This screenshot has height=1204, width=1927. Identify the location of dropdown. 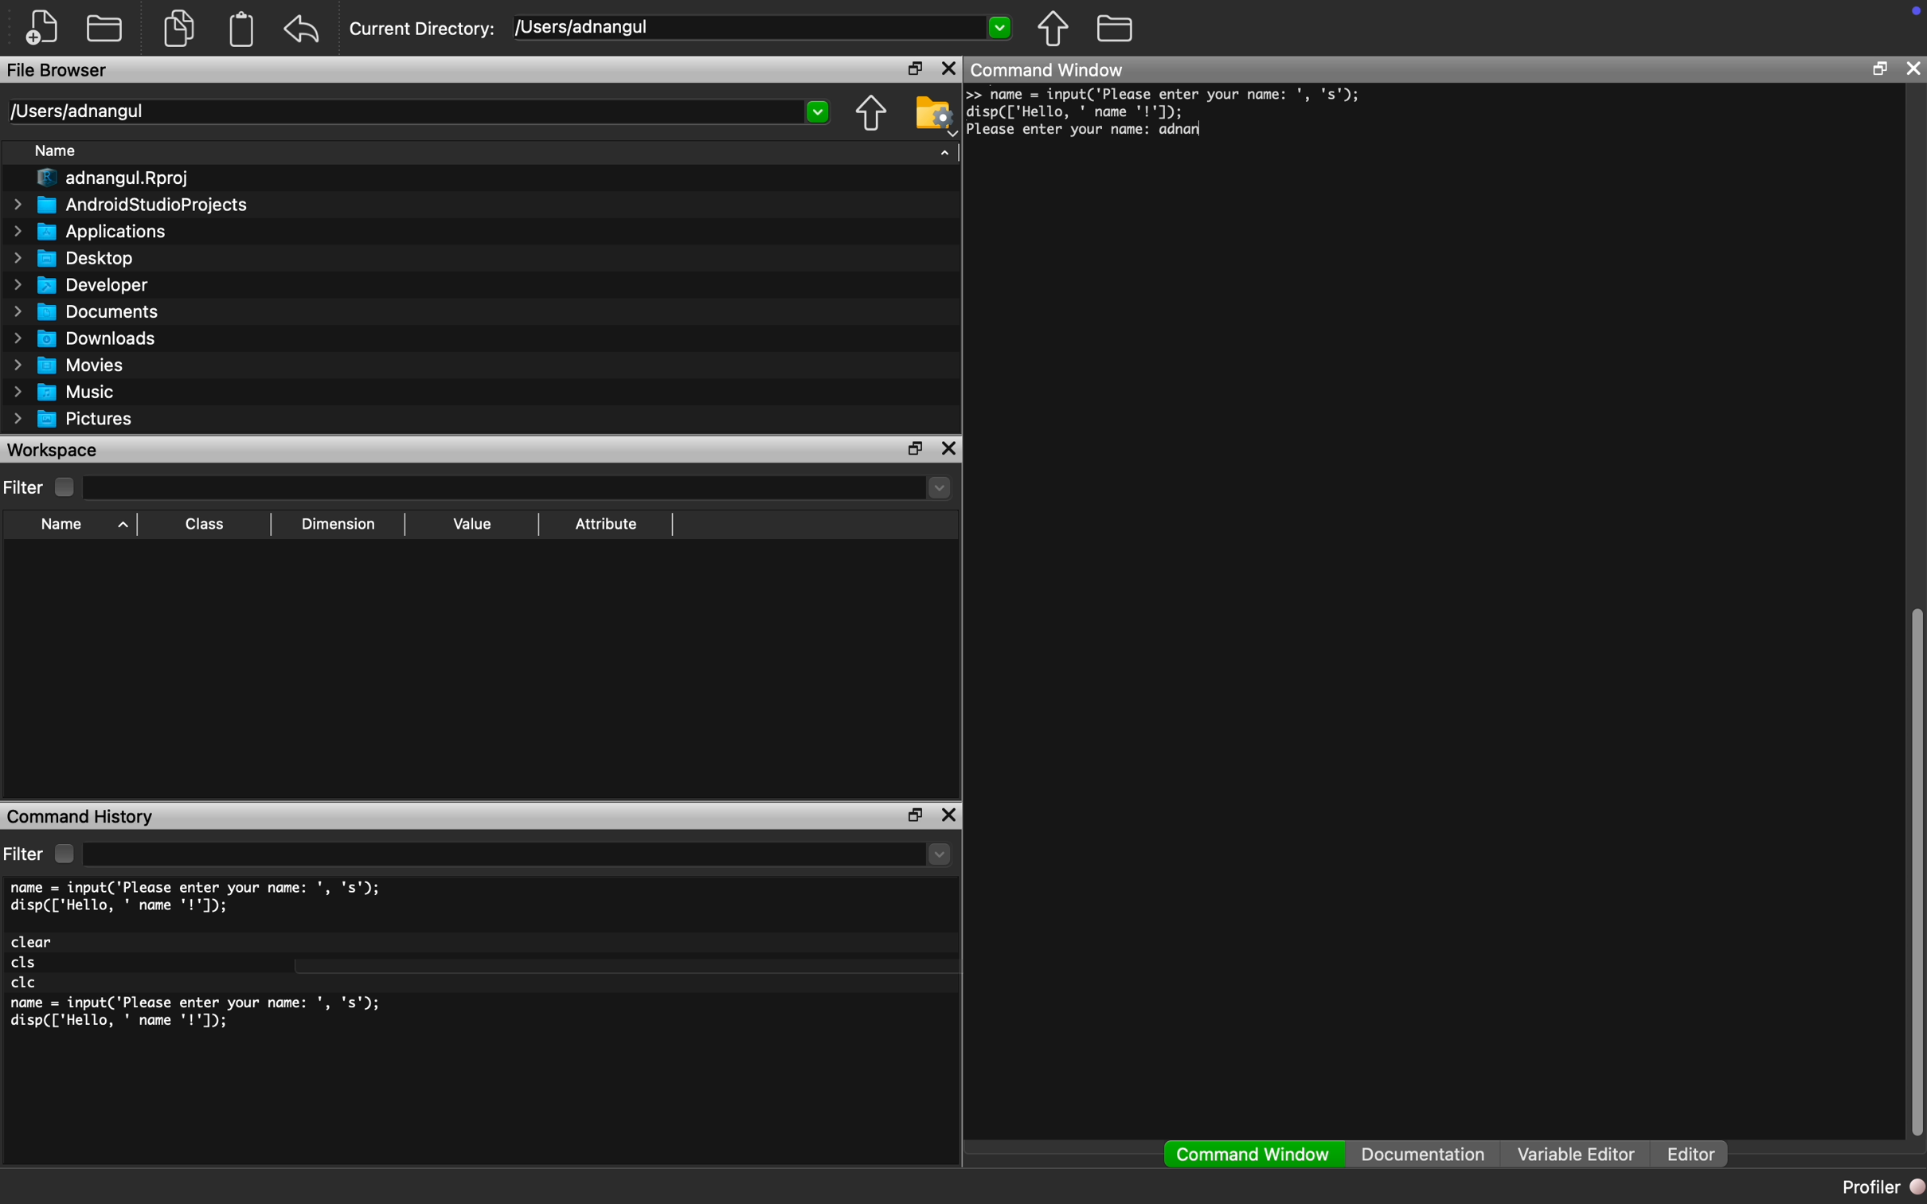
(819, 112).